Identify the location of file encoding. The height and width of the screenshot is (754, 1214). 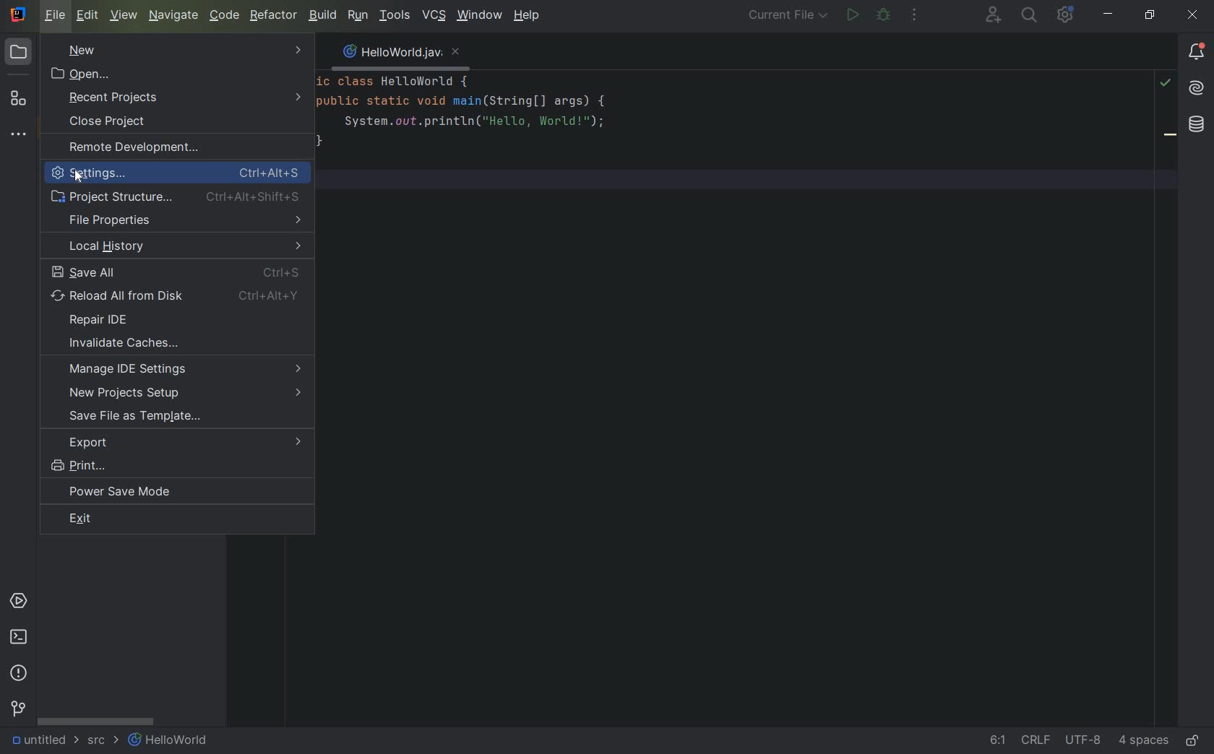
(1084, 741).